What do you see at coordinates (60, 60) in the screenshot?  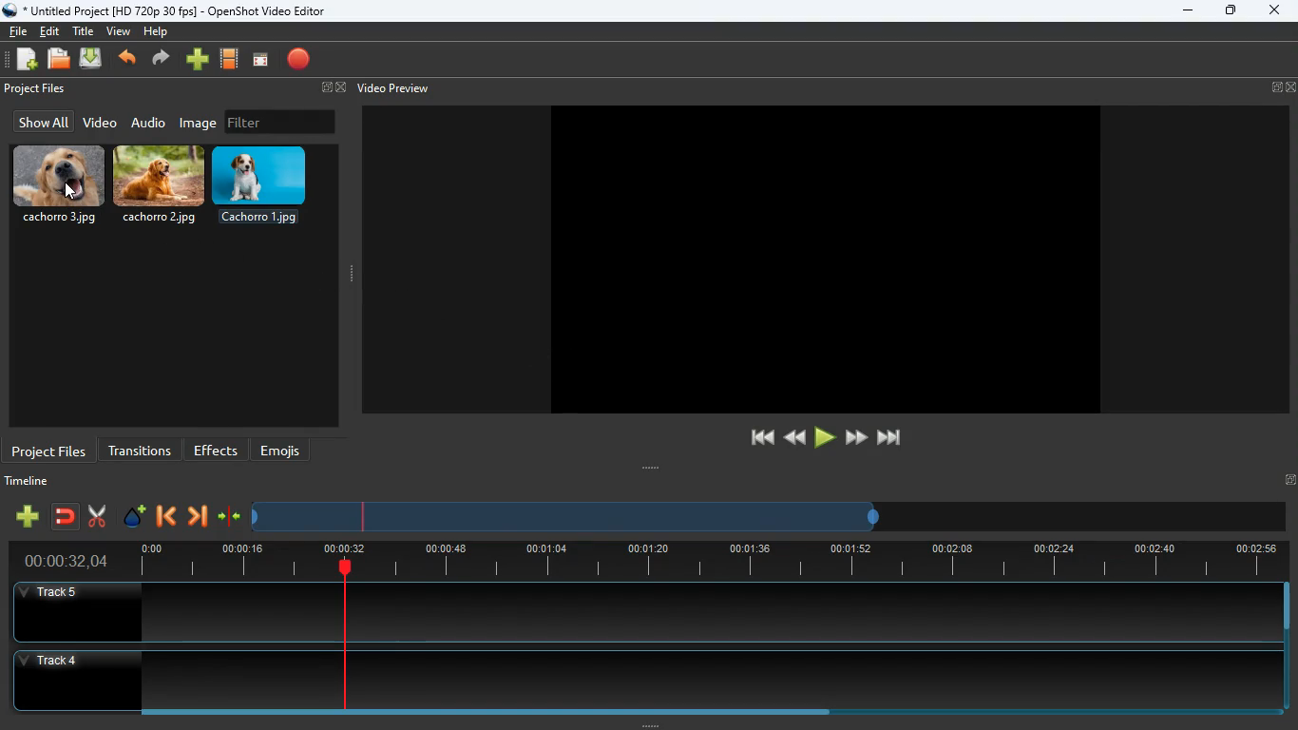 I see `files` at bounding box center [60, 60].